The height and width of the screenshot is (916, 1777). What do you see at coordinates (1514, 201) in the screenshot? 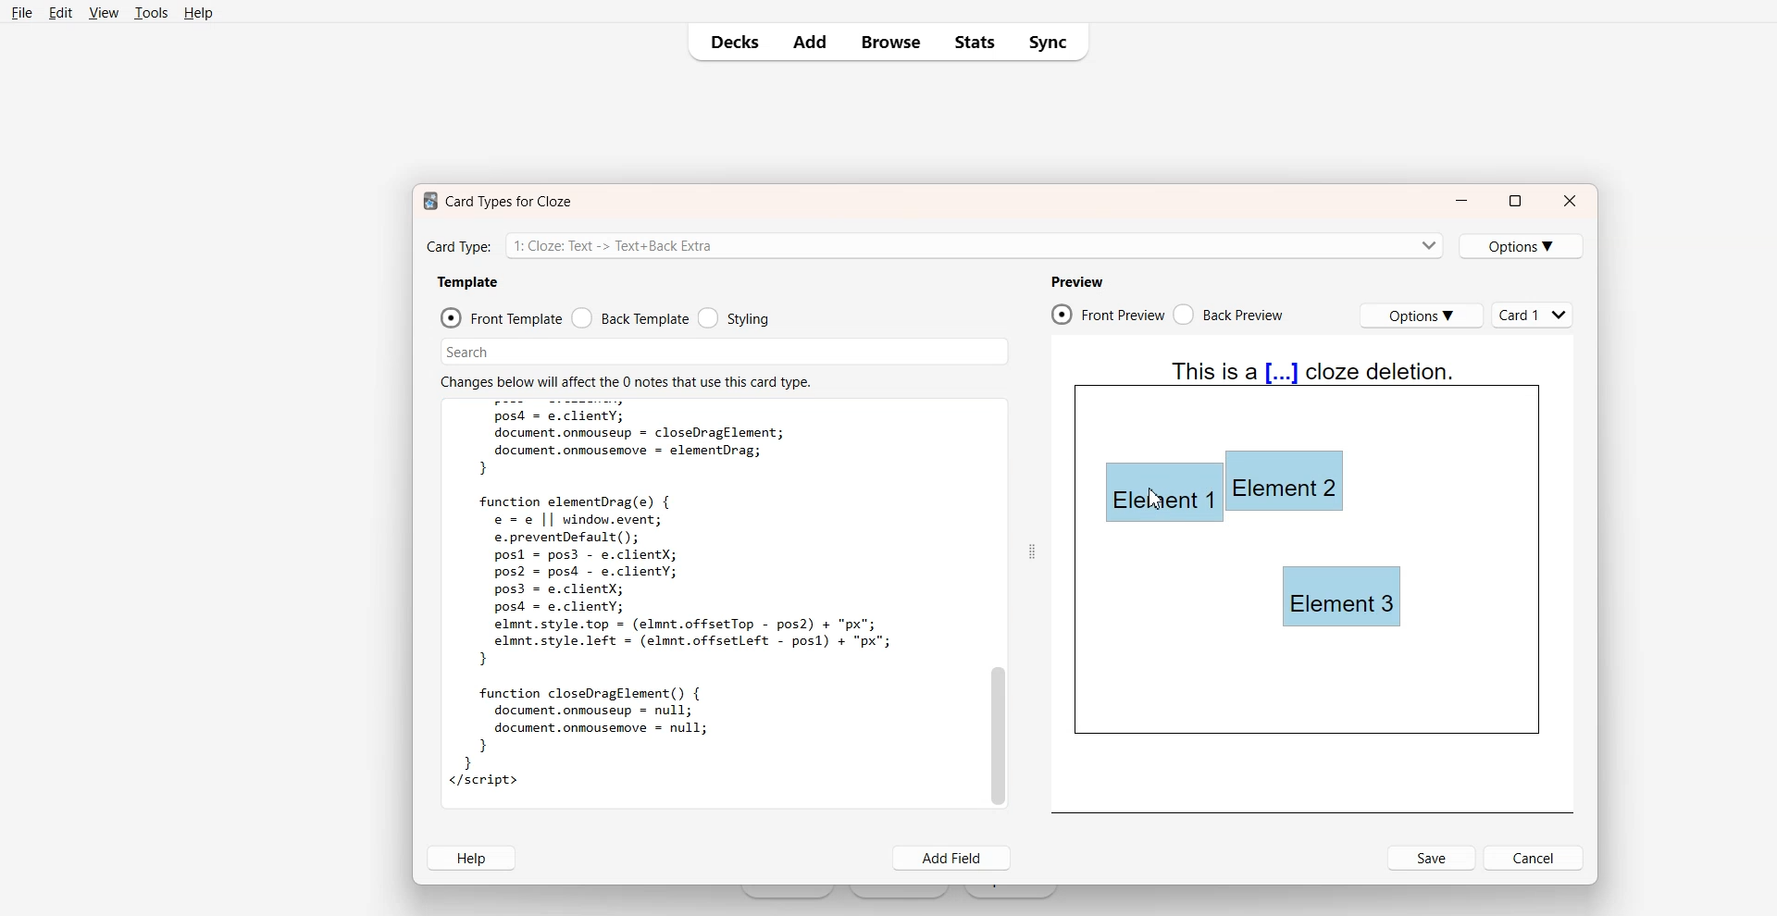
I see `Maximize` at bounding box center [1514, 201].